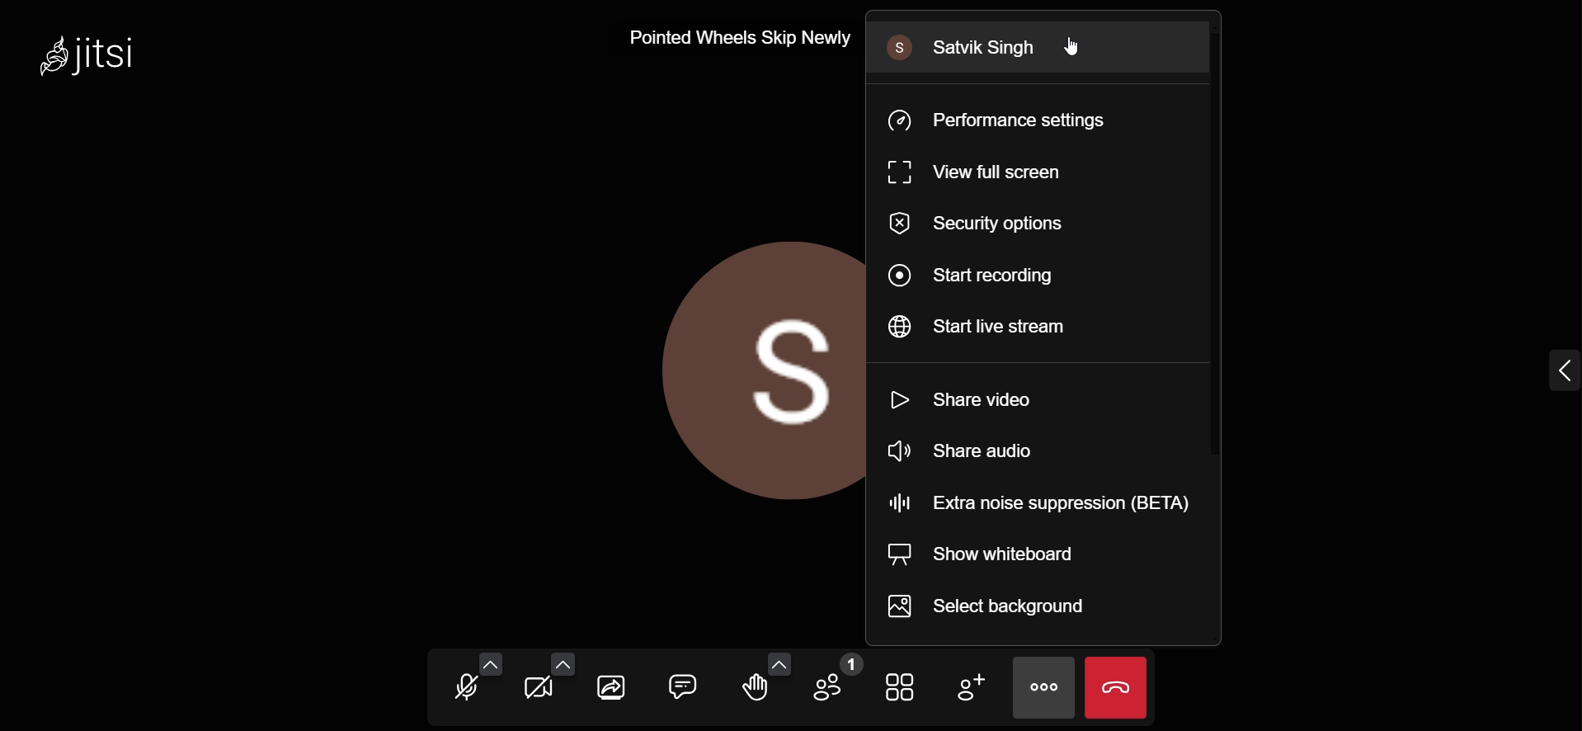 Image resolution: width=1582 pixels, height=731 pixels. What do you see at coordinates (1001, 119) in the screenshot?
I see `performance setting` at bounding box center [1001, 119].